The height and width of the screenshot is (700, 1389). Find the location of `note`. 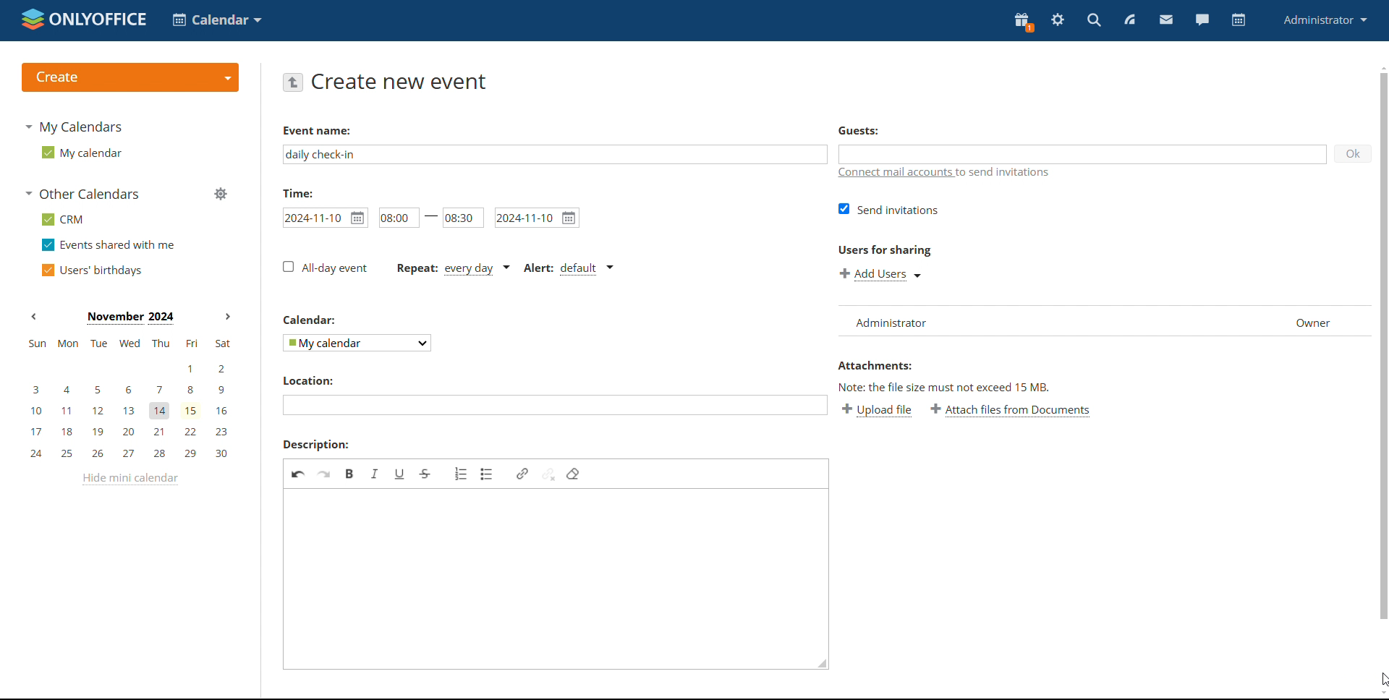

note is located at coordinates (968, 388).